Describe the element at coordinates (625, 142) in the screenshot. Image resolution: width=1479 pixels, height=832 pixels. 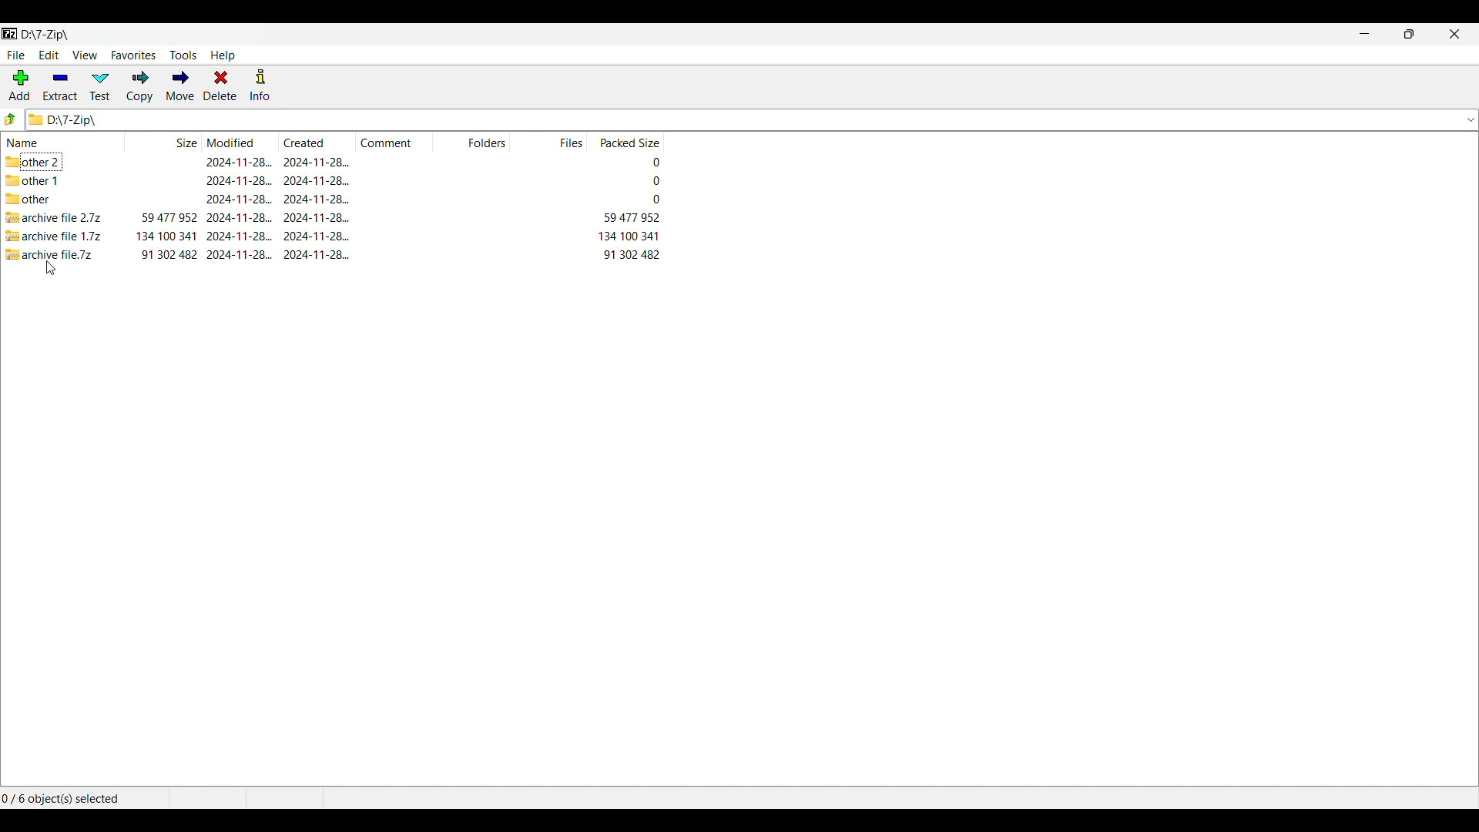
I see `Packed size column` at that location.